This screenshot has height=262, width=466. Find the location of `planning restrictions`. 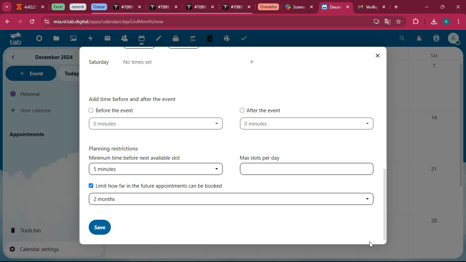

planning restrictions is located at coordinates (118, 148).